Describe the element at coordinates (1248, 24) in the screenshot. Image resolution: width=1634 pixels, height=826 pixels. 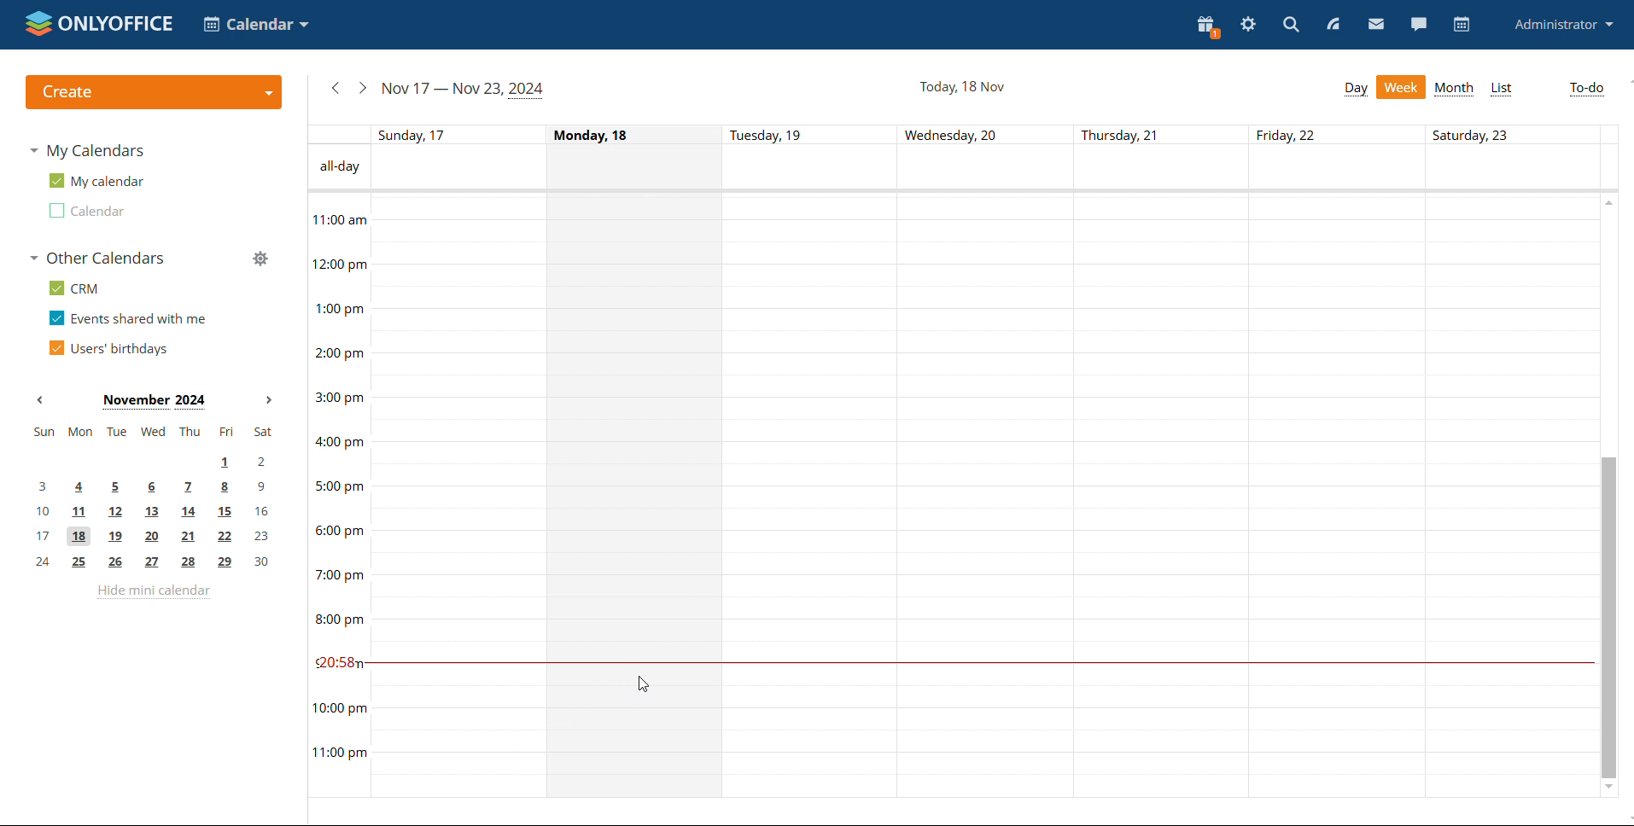
I see `settings` at that location.